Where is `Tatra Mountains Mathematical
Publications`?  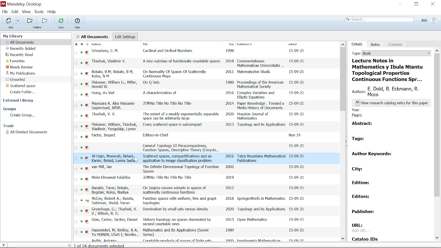
Tatra Mountains Mathematical
Publications is located at coordinates (262, 158).